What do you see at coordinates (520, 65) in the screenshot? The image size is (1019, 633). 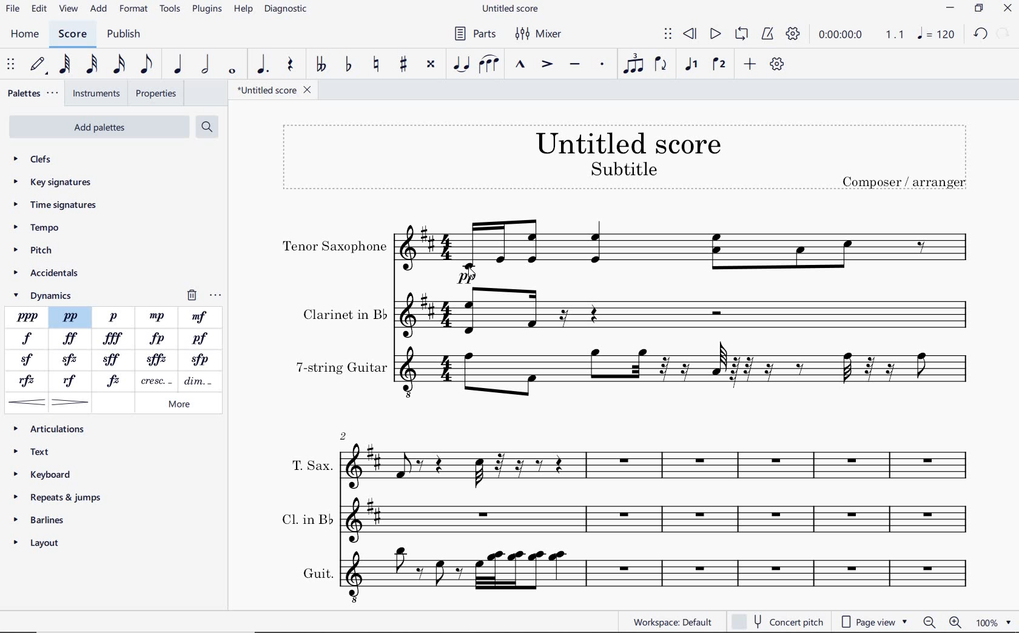 I see `MARCATO` at bounding box center [520, 65].